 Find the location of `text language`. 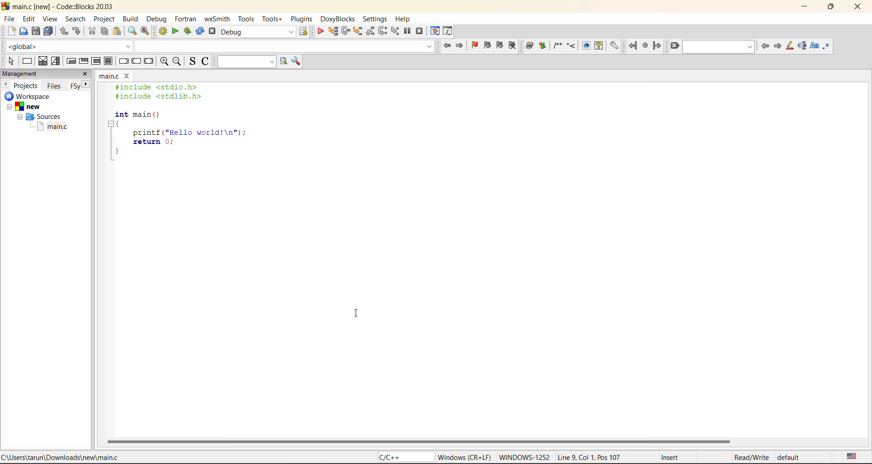

text language is located at coordinates (852, 455).